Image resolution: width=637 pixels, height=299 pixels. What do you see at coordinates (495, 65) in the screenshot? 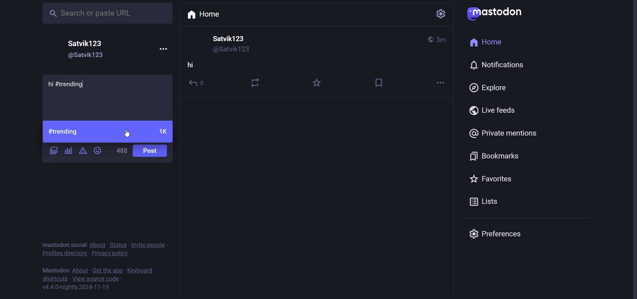
I see `notification` at bounding box center [495, 65].